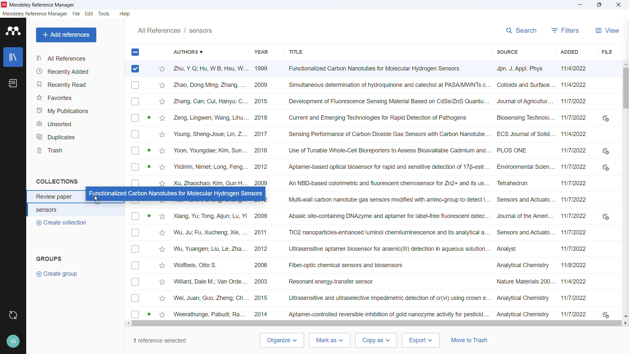  Describe the element at coordinates (135, 265) in the screenshot. I see `Select individual entries ` at that location.